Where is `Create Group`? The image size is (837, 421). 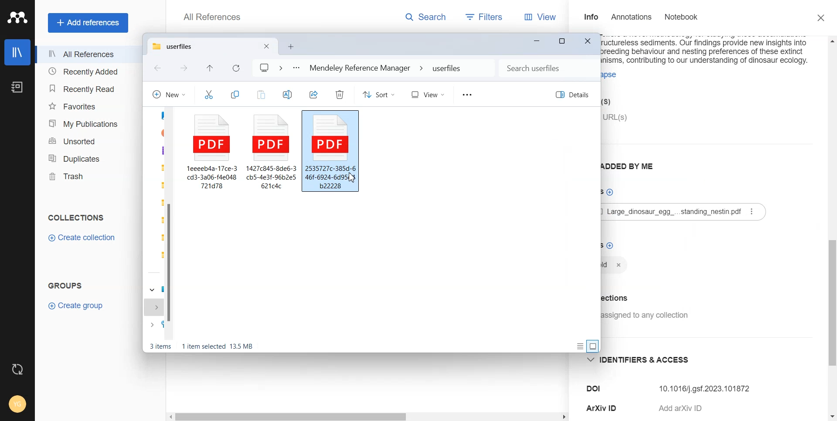 Create Group is located at coordinates (80, 305).